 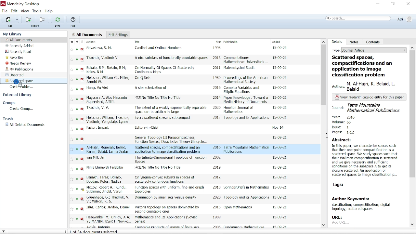 I want to click on authors, so click(x=97, y=158).